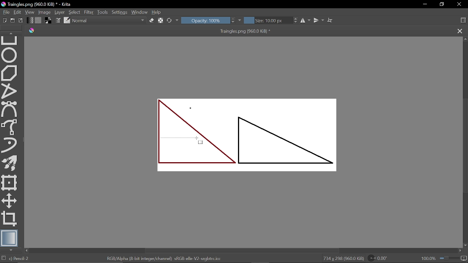  Describe the element at coordinates (3, 259) in the screenshot. I see `No selection ` at that location.